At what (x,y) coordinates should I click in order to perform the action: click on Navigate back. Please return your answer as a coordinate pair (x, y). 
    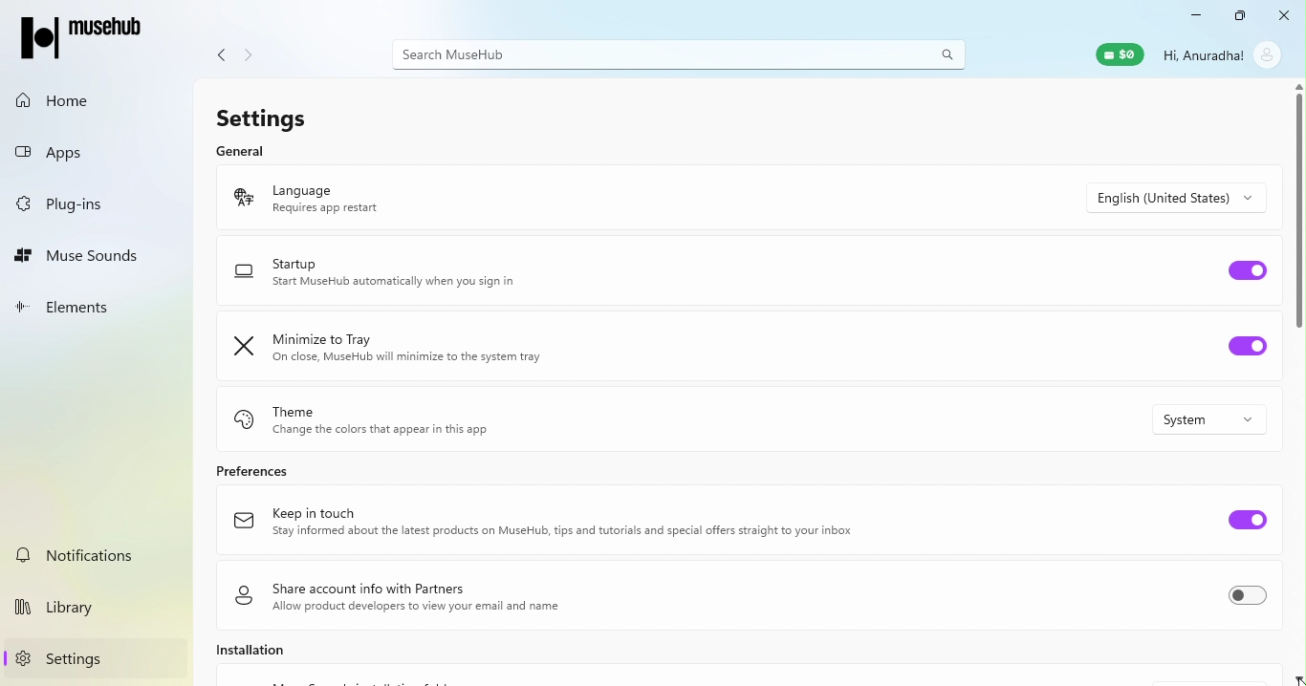
    Looking at the image, I should click on (221, 57).